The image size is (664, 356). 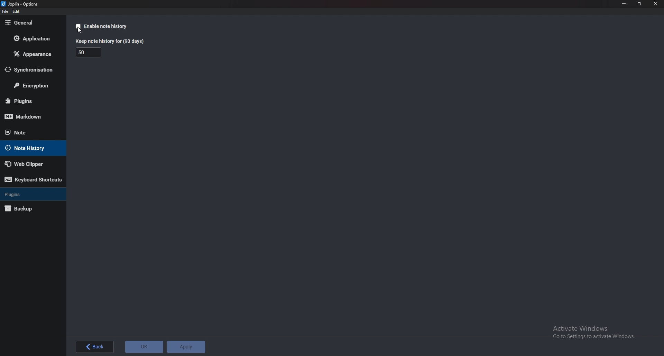 I want to click on Application, so click(x=33, y=38).